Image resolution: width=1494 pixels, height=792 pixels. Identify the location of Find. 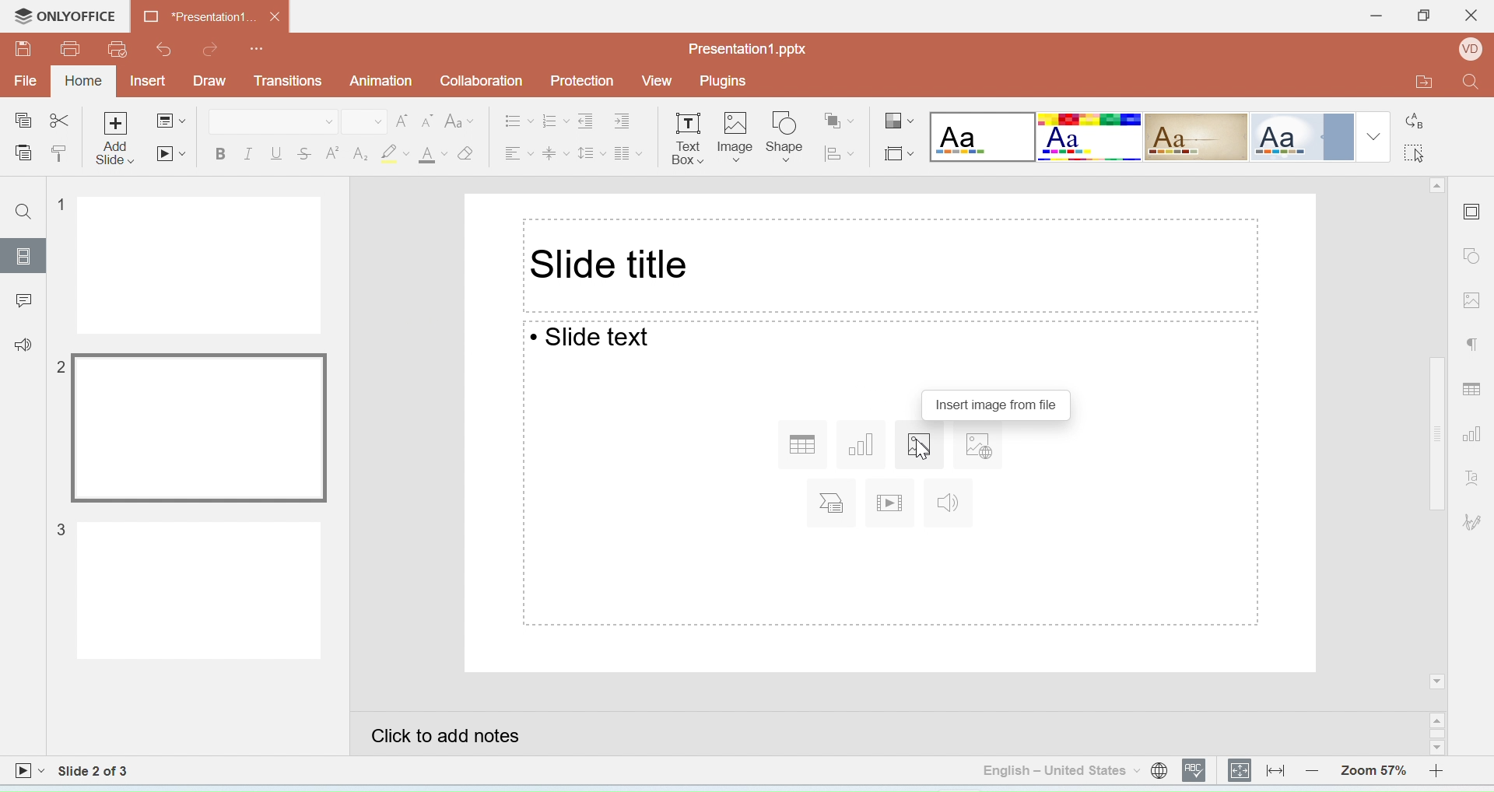
(1471, 86).